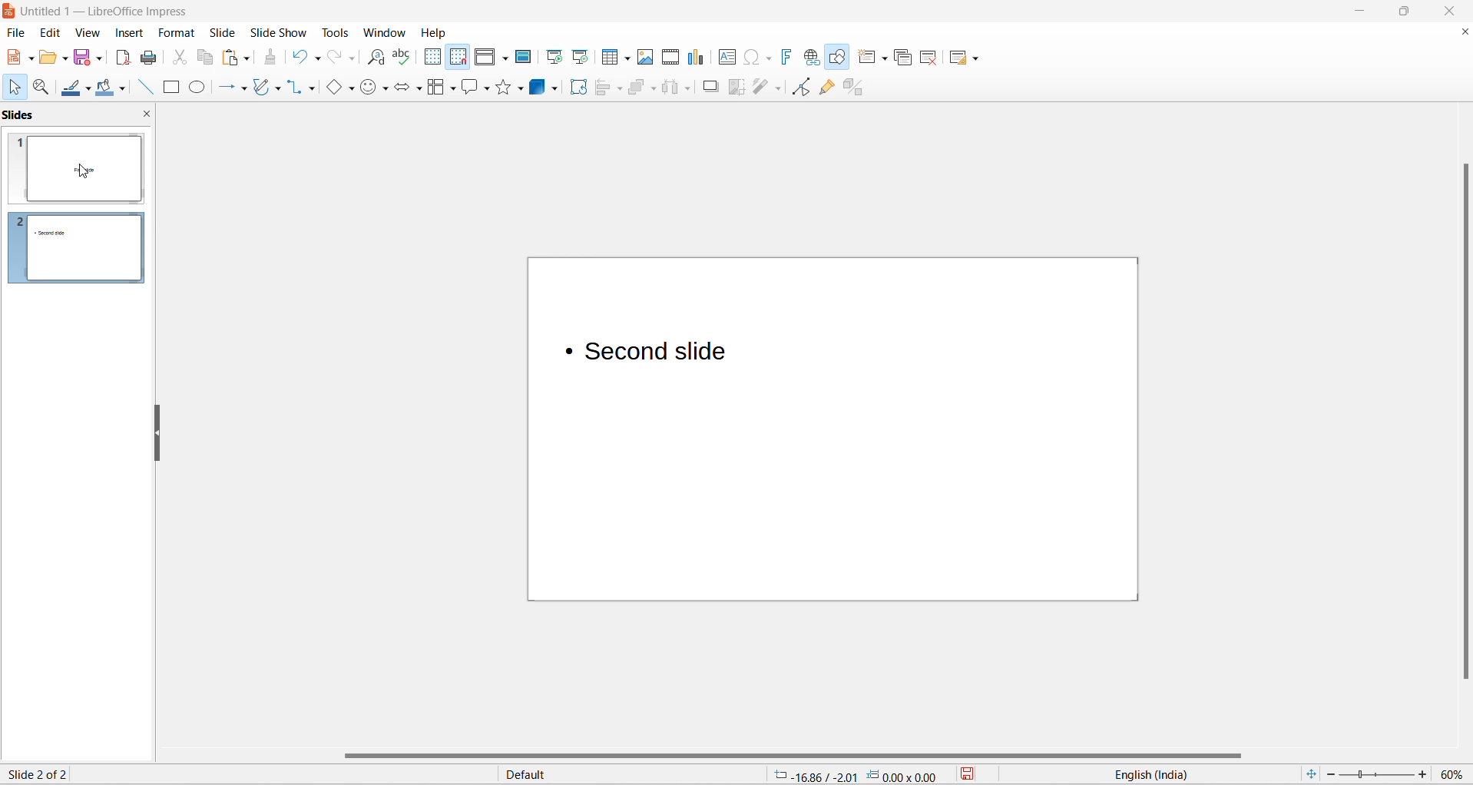 This screenshot has height=785, width=1473. What do you see at coordinates (84, 57) in the screenshot?
I see `save` at bounding box center [84, 57].